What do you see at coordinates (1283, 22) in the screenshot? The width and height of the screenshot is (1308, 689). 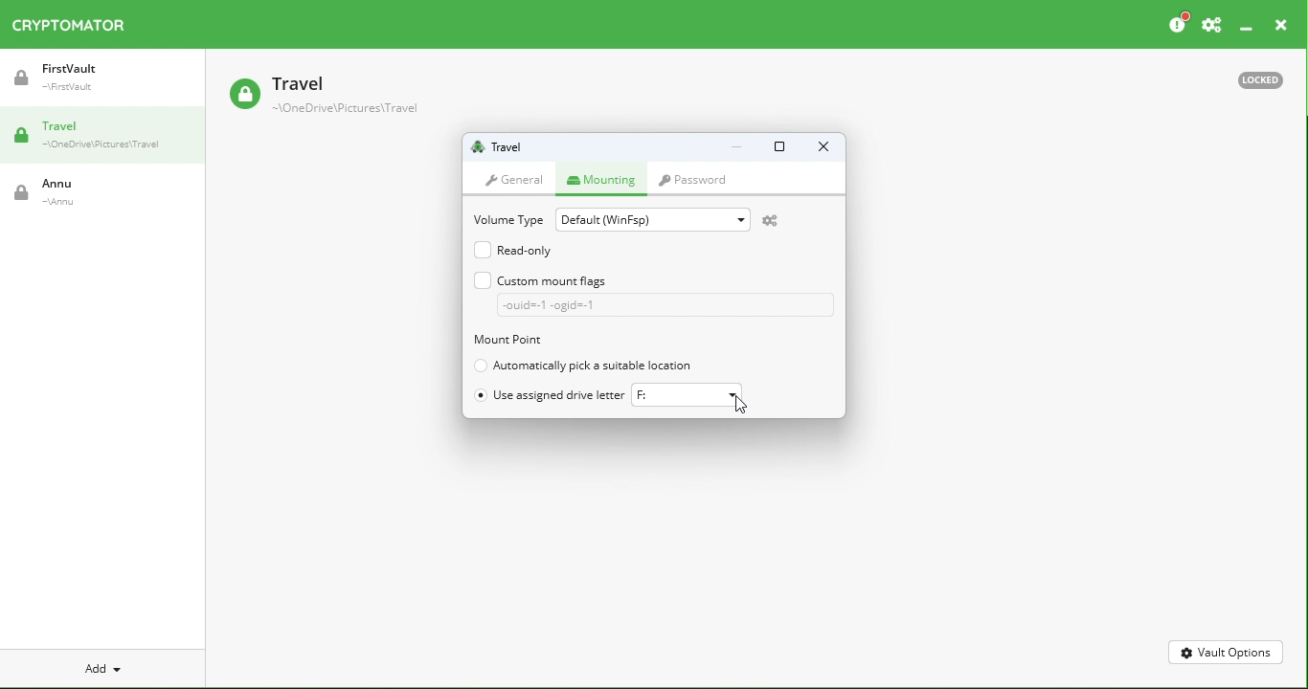 I see `close` at bounding box center [1283, 22].